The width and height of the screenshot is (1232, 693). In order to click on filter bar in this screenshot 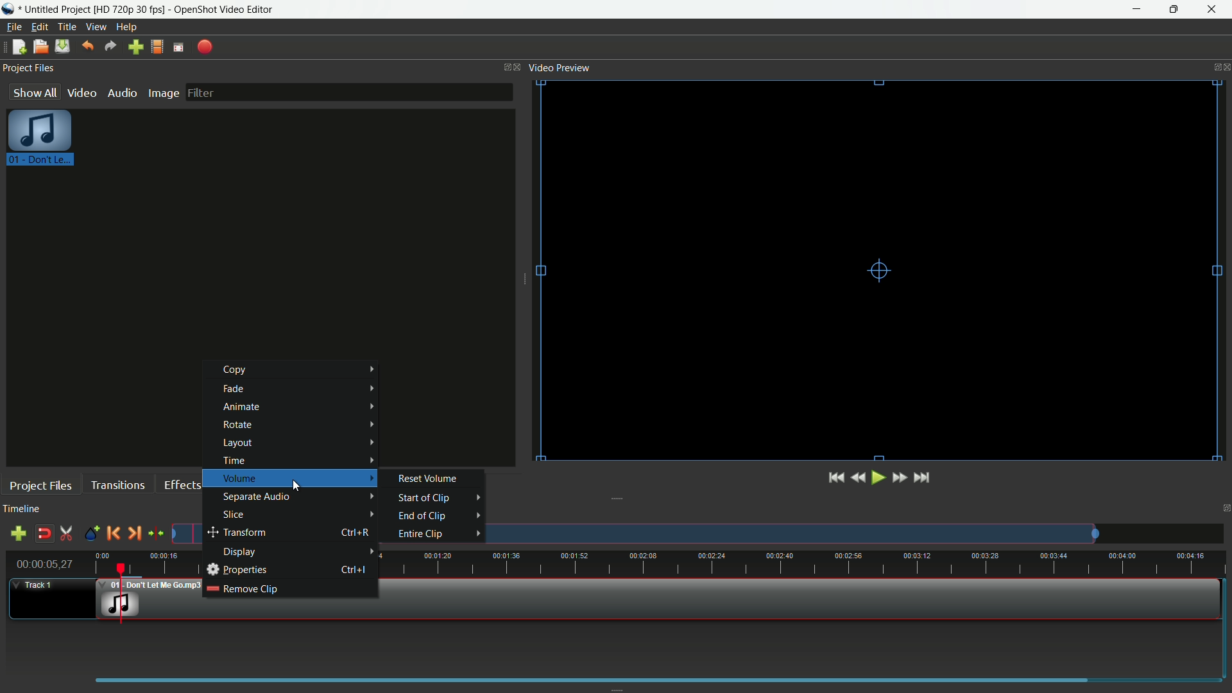, I will do `click(350, 92)`.